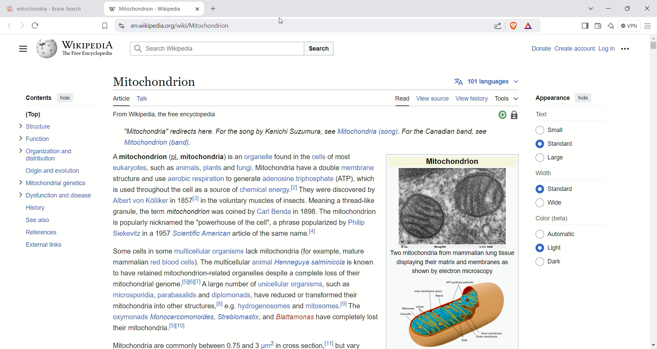  I want to click on View Source, so click(434, 99).